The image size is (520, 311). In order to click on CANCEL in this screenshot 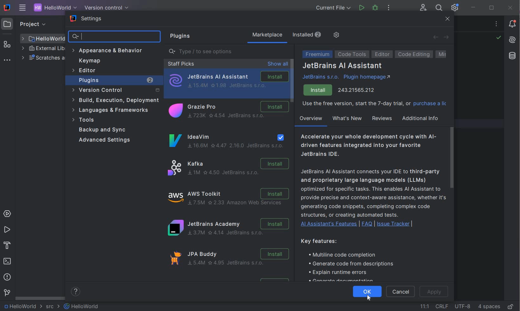, I will do `click(402, 292)`.